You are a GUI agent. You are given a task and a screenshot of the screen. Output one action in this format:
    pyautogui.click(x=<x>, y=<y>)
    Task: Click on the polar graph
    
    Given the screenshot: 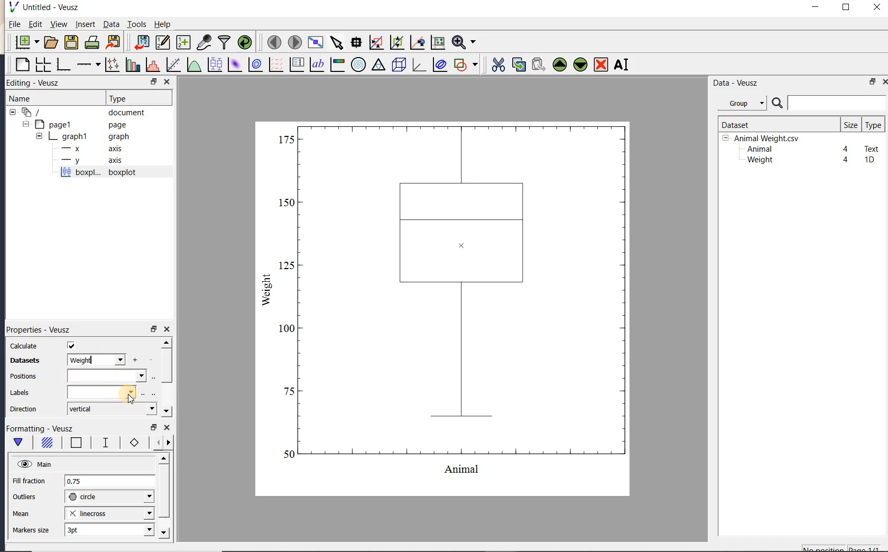 What is the action you would take?
    pyautogui.click(x=358, y=65)
    